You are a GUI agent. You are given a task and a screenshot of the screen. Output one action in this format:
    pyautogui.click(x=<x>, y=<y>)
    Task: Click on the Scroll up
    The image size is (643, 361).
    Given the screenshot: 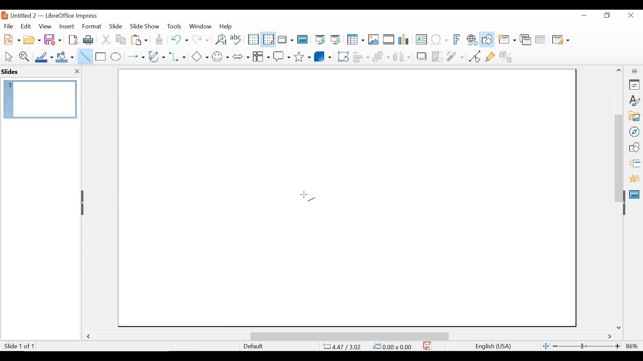 What is the action you would take?
    pyautogui.click(x=619, y=70)
    